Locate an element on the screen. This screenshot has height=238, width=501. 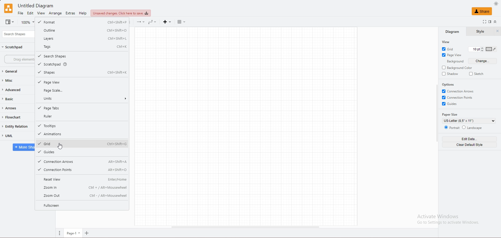
ruler is located at coordinates (83, 117).